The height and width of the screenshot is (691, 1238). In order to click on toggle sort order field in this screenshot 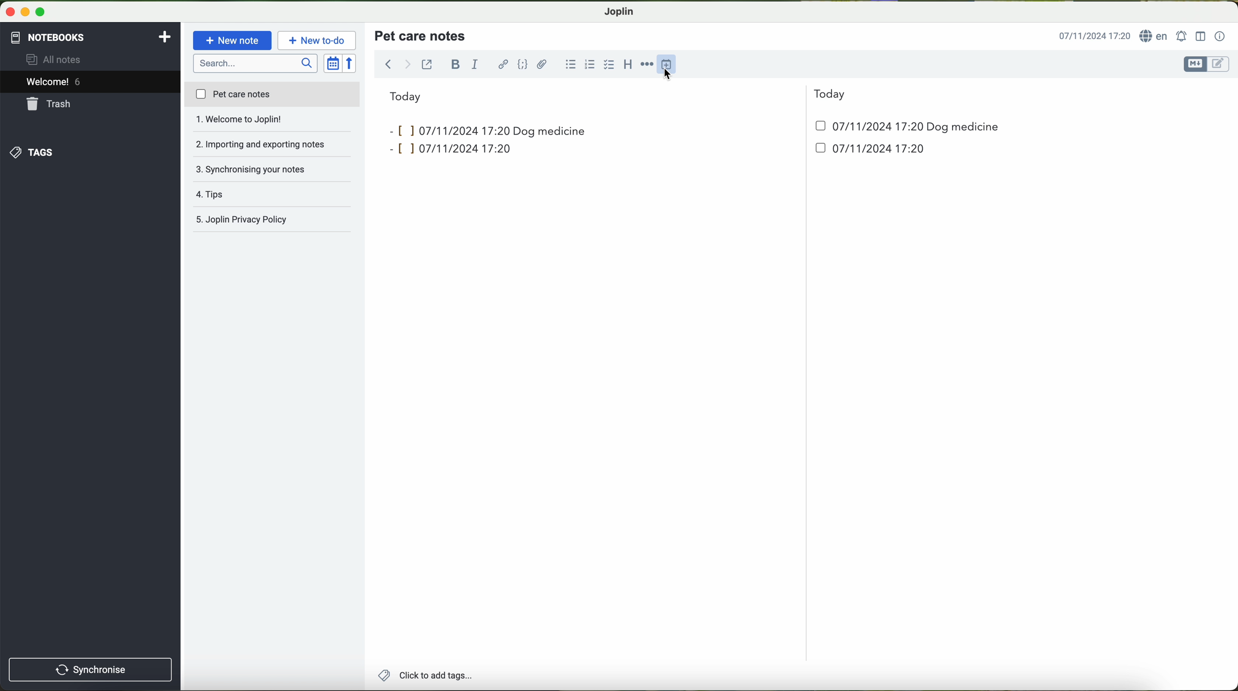, I will do `click(334, 64)`.